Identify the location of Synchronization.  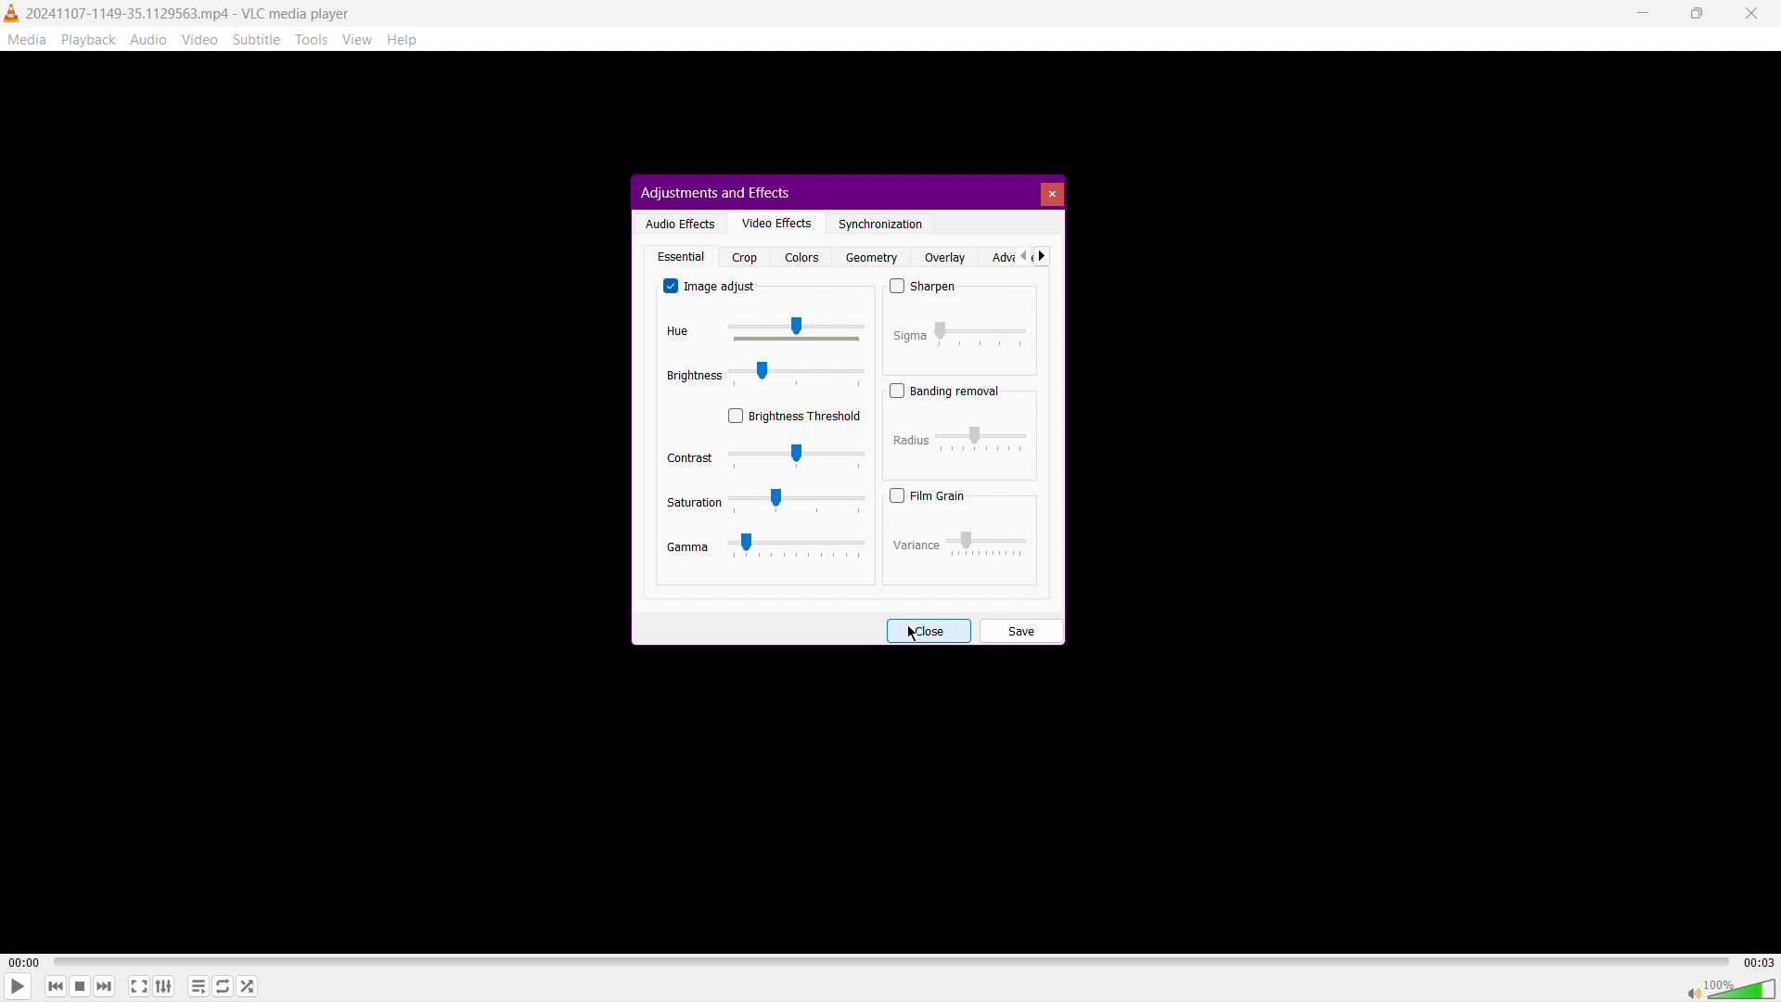
(881, 225).